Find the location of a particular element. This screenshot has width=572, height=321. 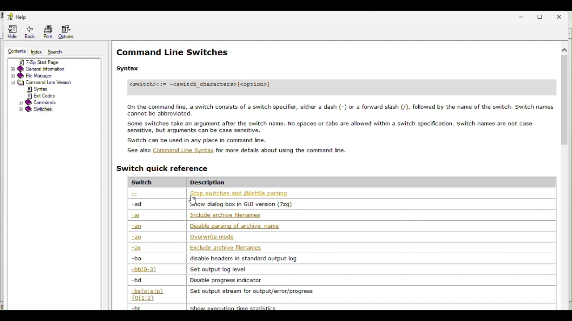

-ad is located at coordinates (138, 205).